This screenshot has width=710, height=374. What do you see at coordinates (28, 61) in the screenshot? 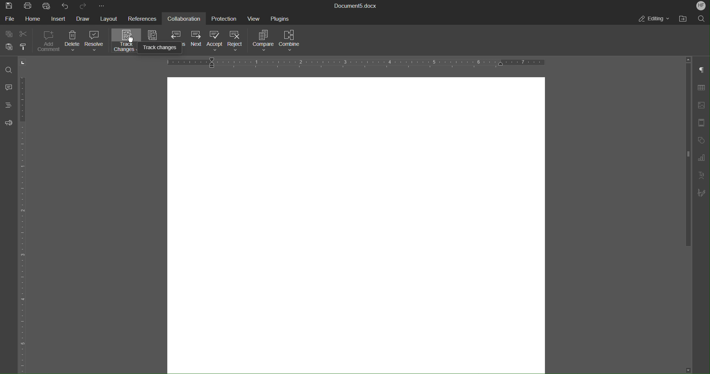
I see `cursor` at bounding box center [28, 61].